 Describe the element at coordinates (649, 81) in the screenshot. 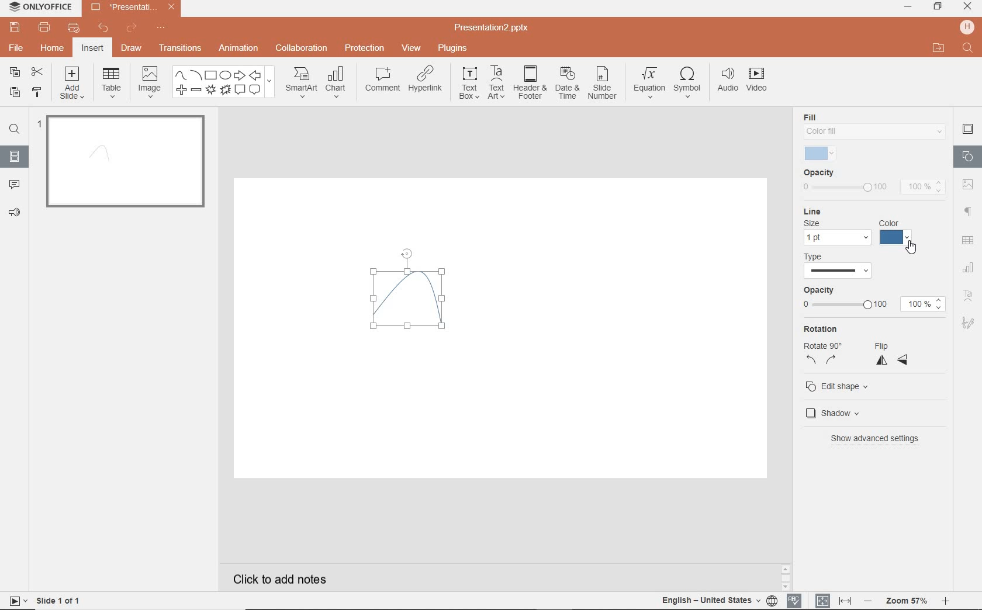

I see `EQUATION` at that location.